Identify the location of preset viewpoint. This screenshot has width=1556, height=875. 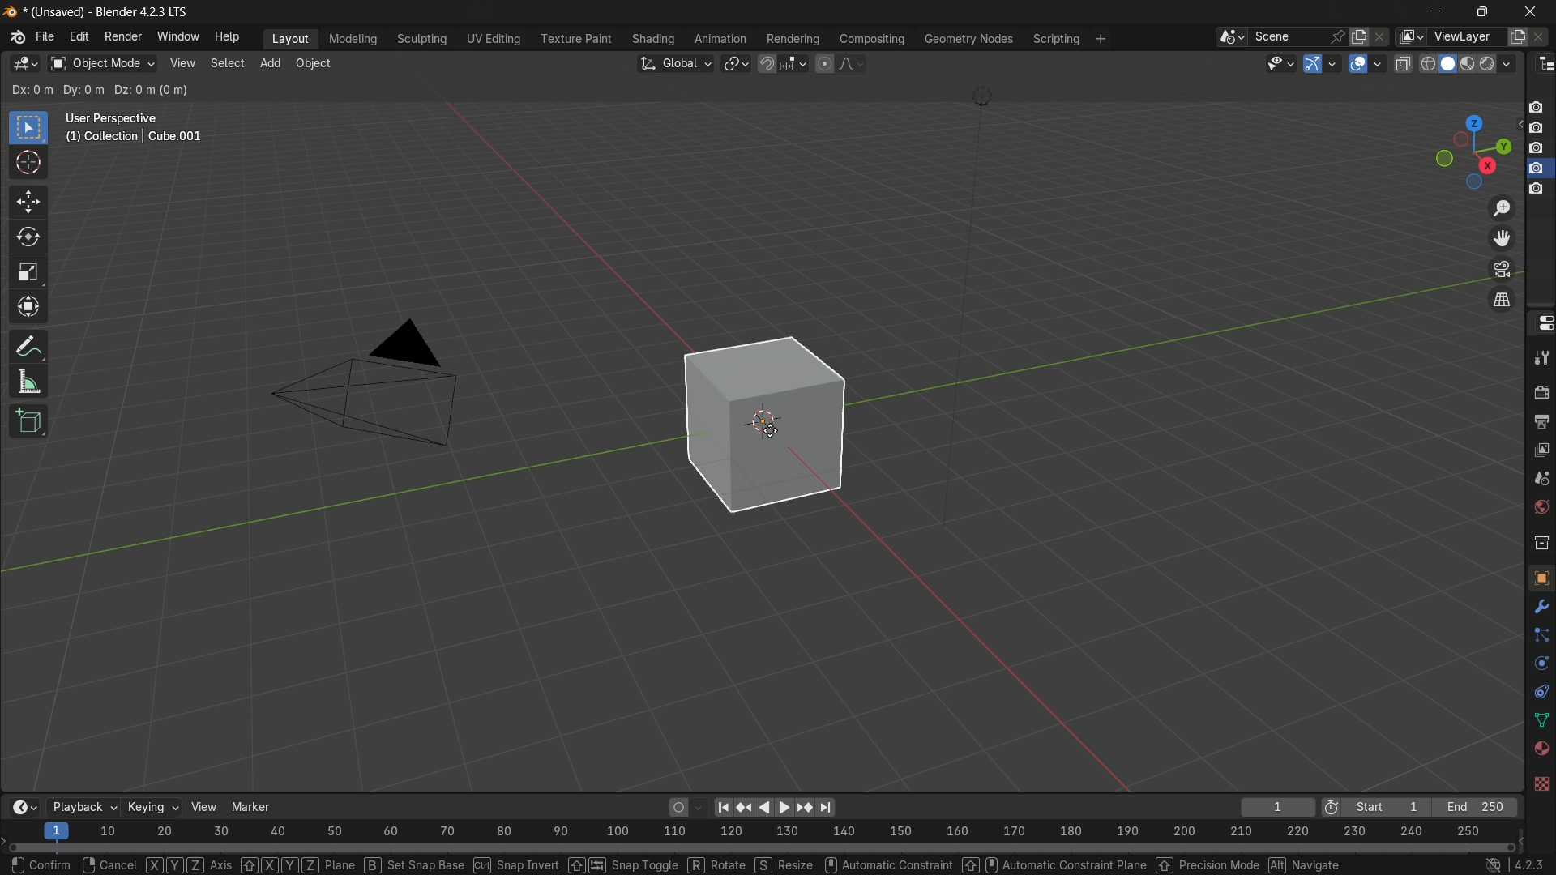
(1473, 152).